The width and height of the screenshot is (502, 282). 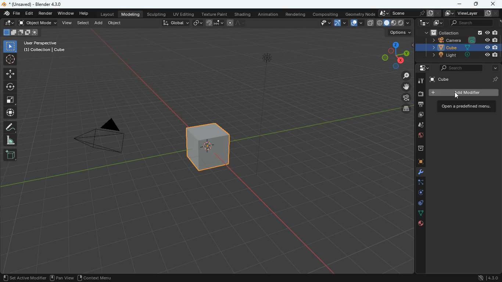 What do you see at coordinates (84, 23) in the screenshot?
I see `select` at bounding box center [84, 23].